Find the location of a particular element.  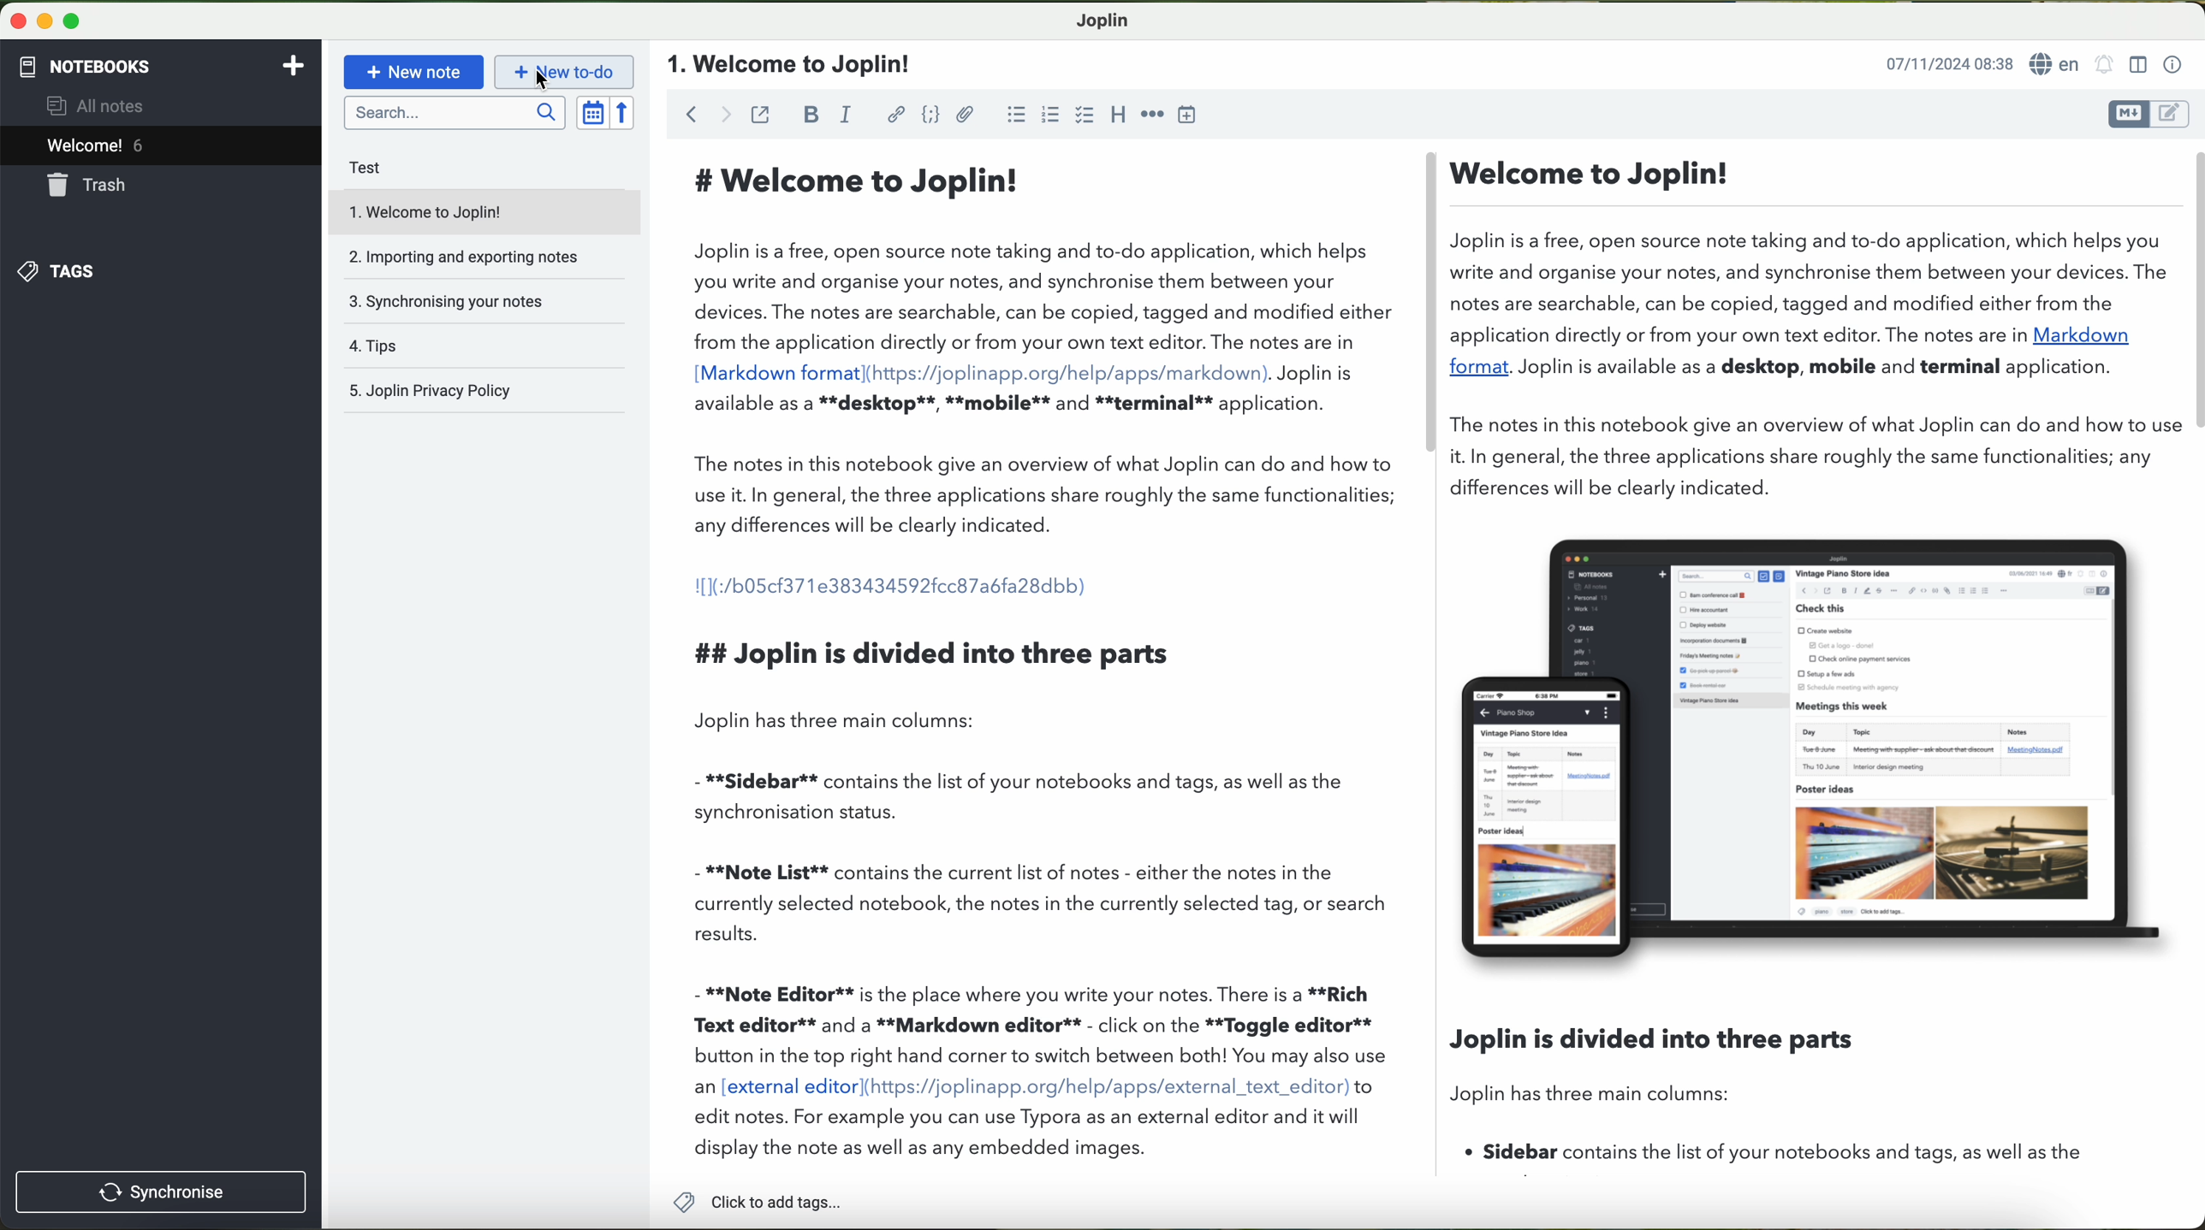

note properties is located at coordinates (2174, 65).